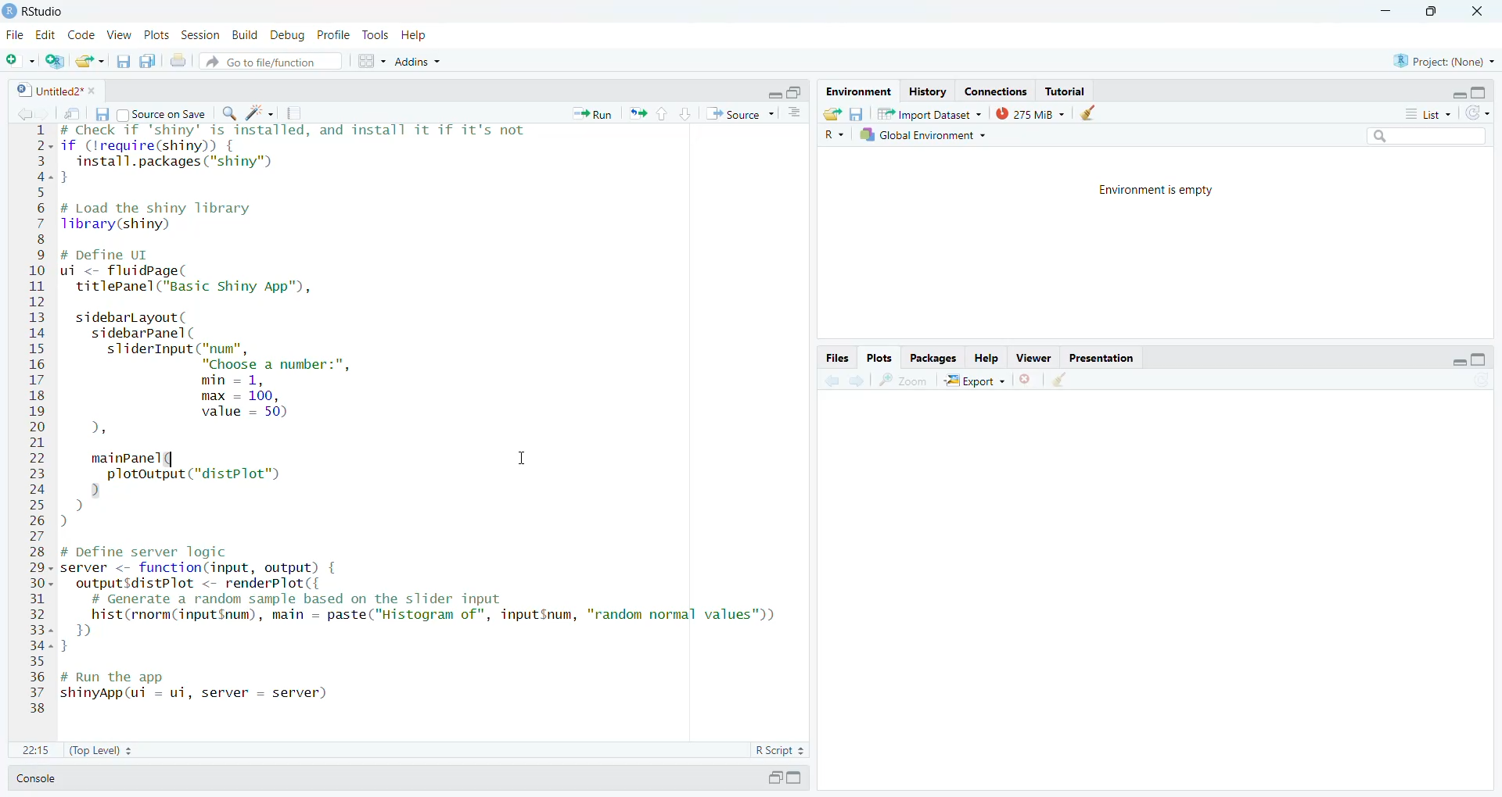 This screenshot has height=797, width=1502. I want to click on Global Environment, so click(925, 134).